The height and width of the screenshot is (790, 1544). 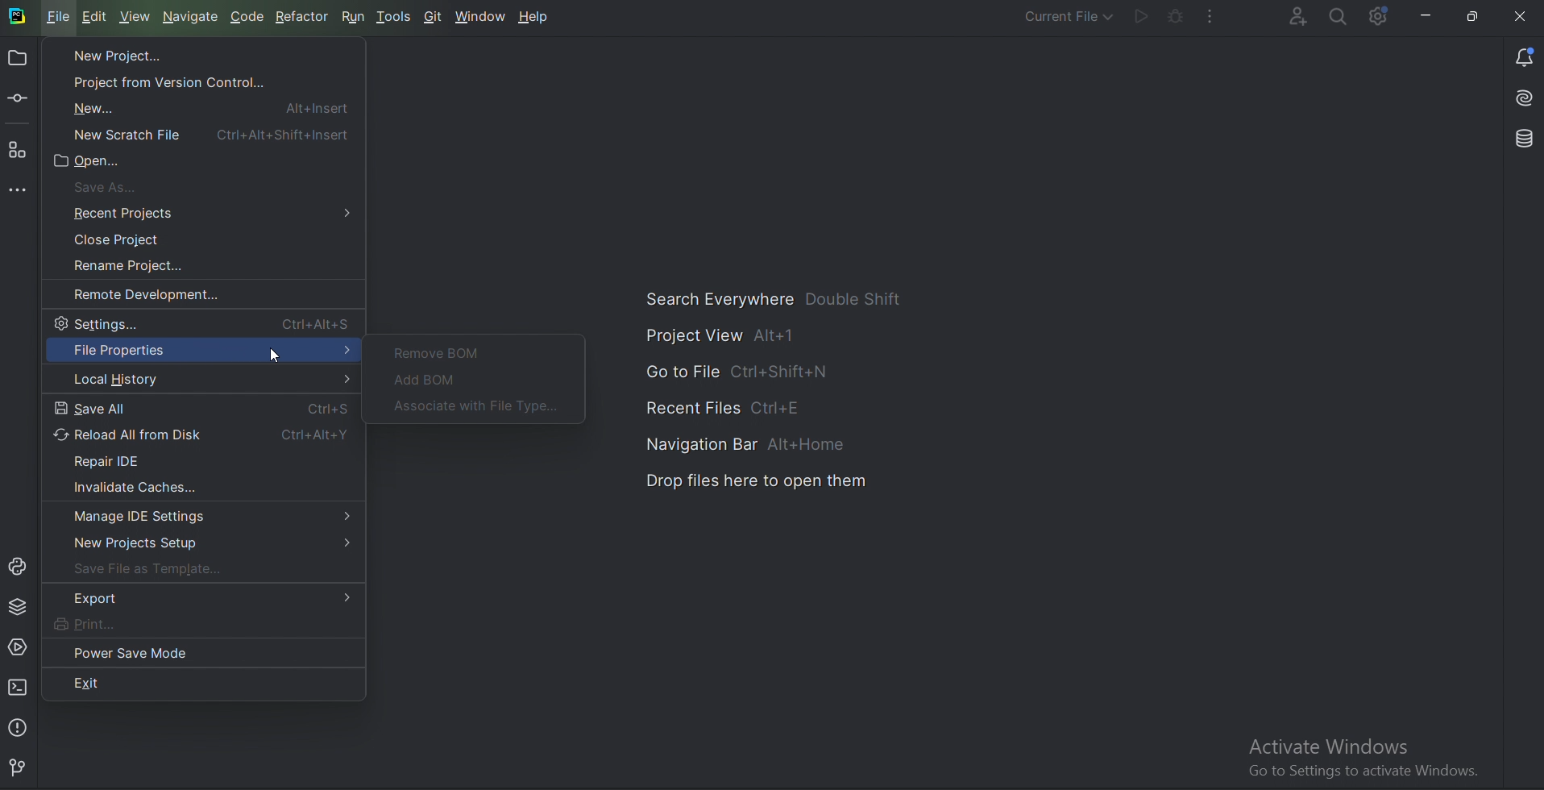 I want to click on Open, so click(x=97, y=163).